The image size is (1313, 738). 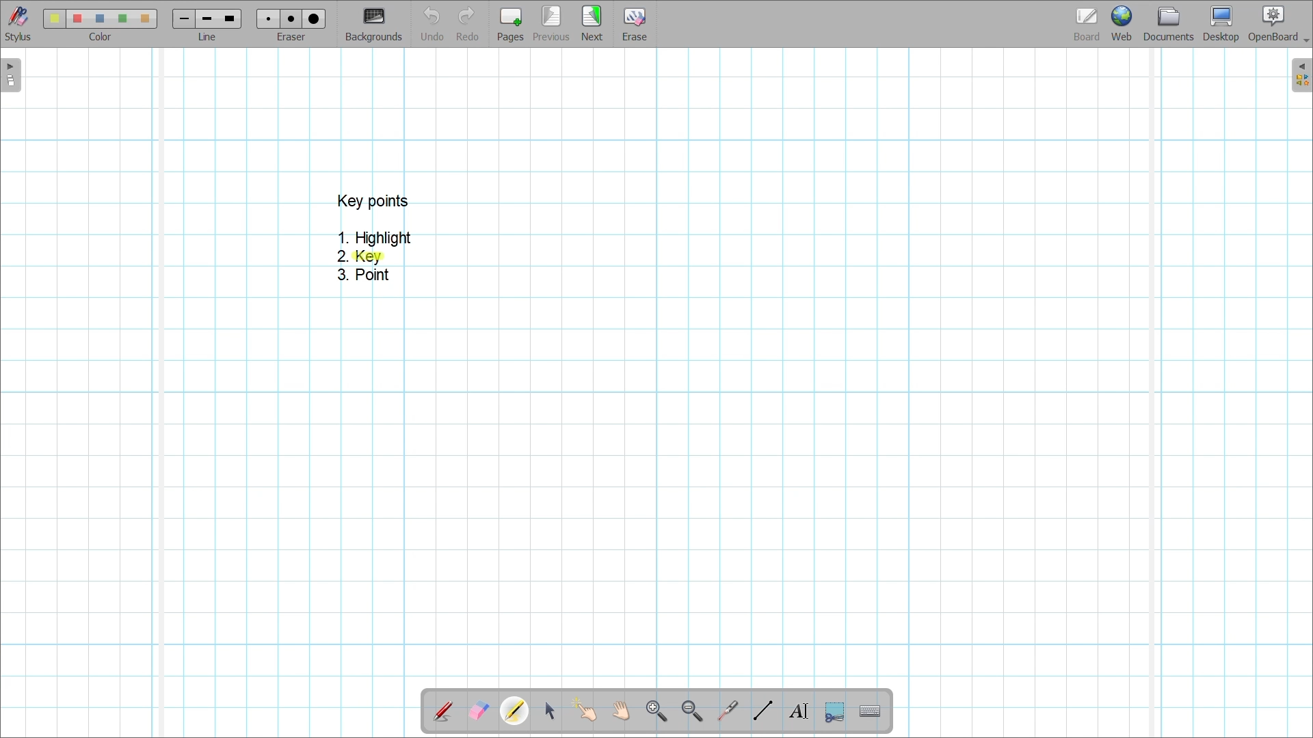 What do you see at coordinates (584, 710) in the screenshot?
I see `Interact with items` at bounding box center [584, 710].